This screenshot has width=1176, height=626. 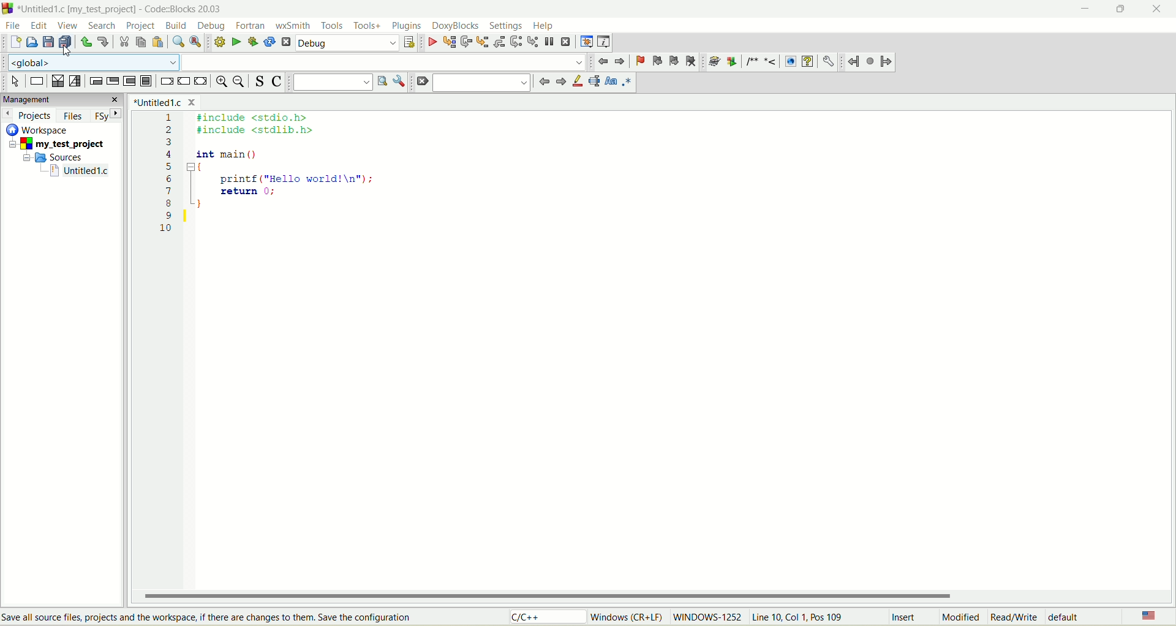 What do you see at coordinates (549, 42) in the screenshot?
I see `break debugger` at bounding box center [549, 42].